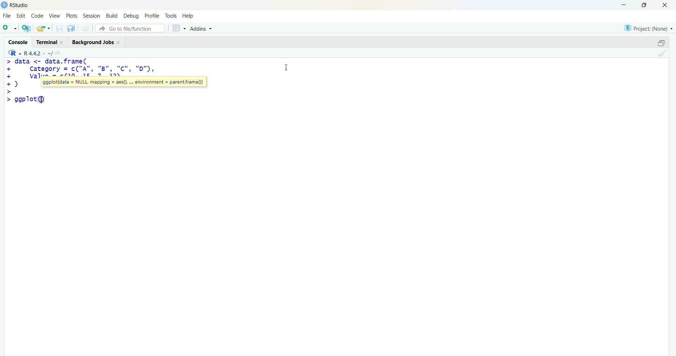 This screenshot has width=676, height=356. What do you see at coordinates (111, 16) in the screenshot?
I see `build` at bounding box center [111, 16].